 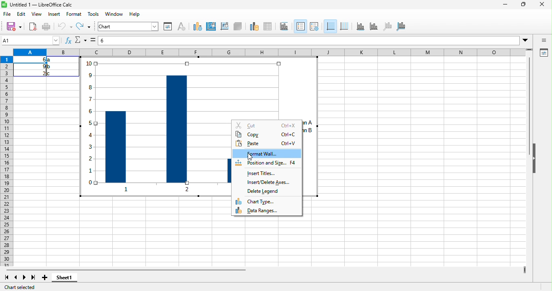 I want to click on formula bar, so click(x=315, y=40).